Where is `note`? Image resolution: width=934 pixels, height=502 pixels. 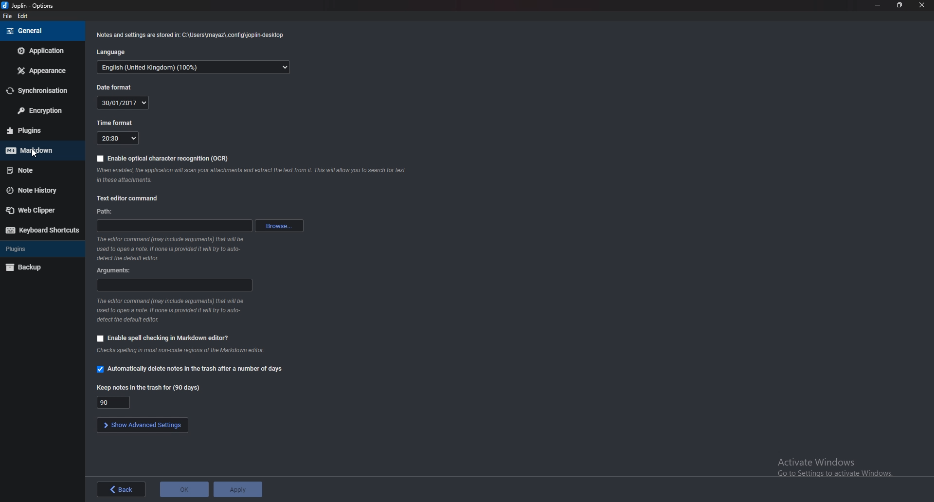
note is located at coordinates (42, 169).